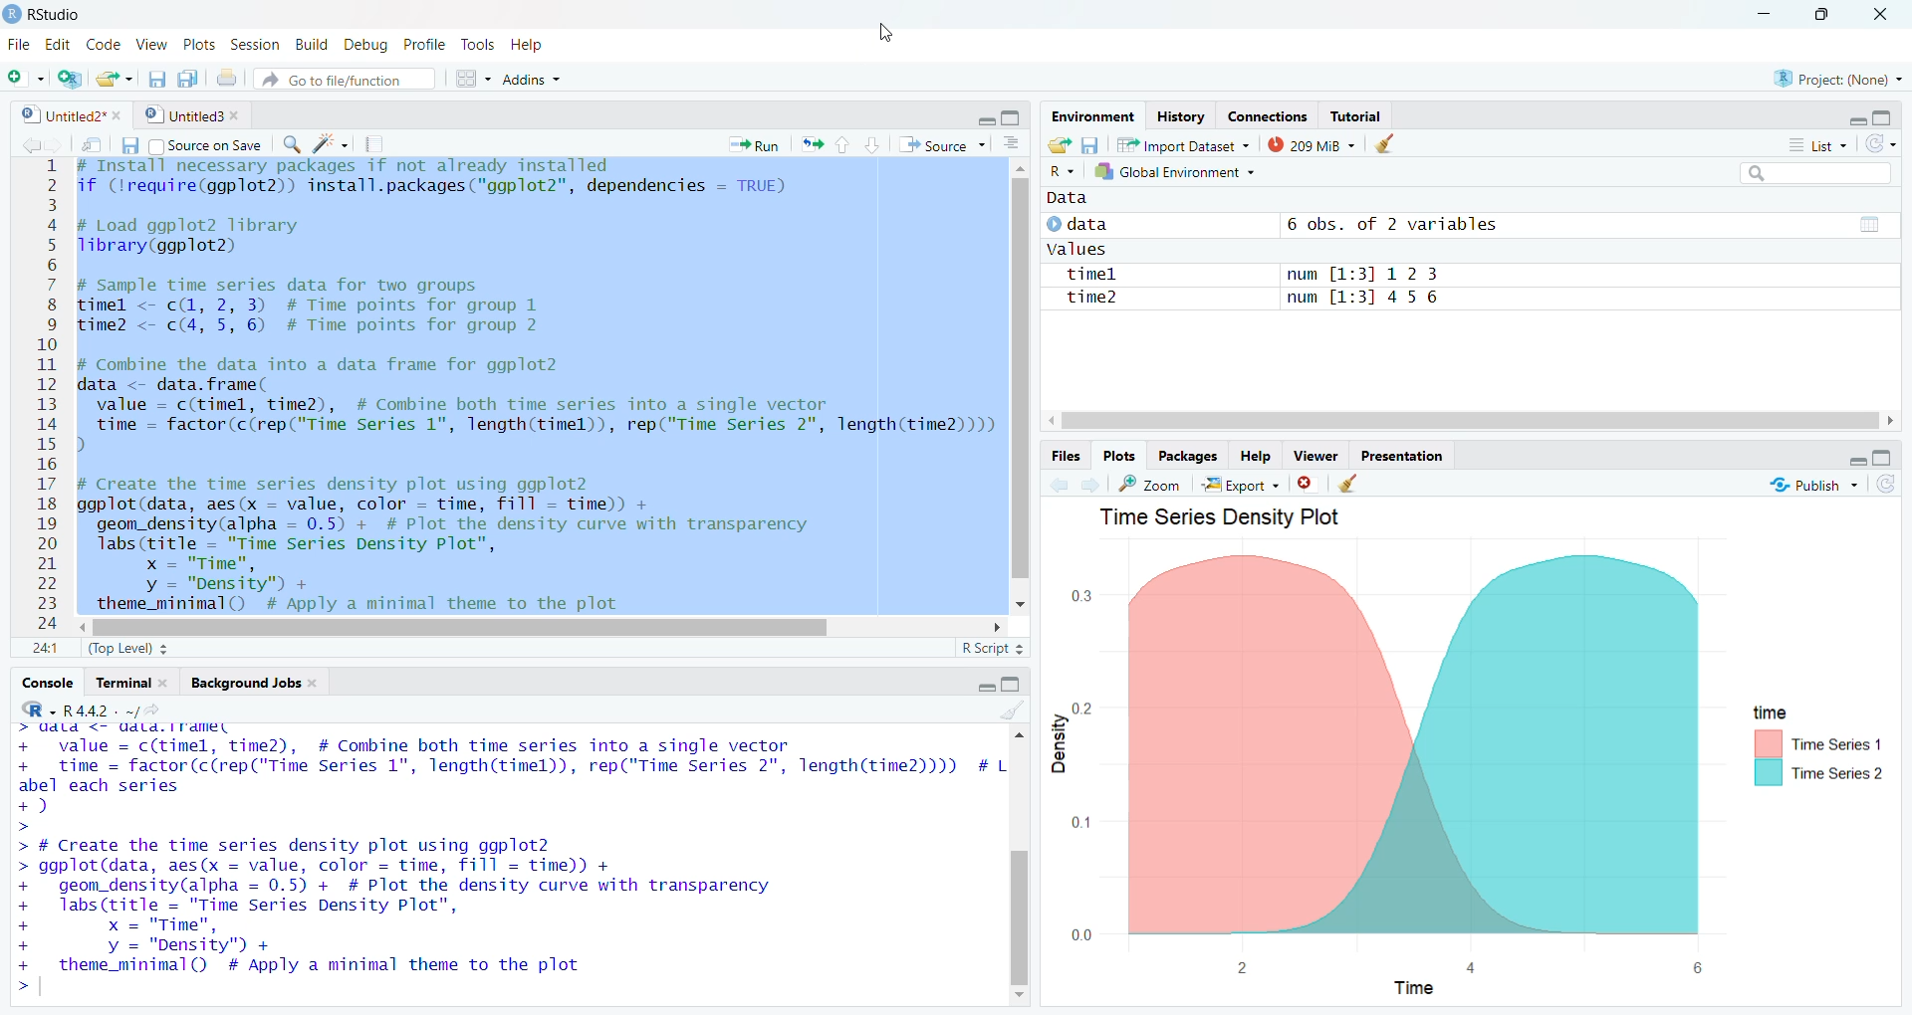  I want to click on Plots, so click(1118, 458).